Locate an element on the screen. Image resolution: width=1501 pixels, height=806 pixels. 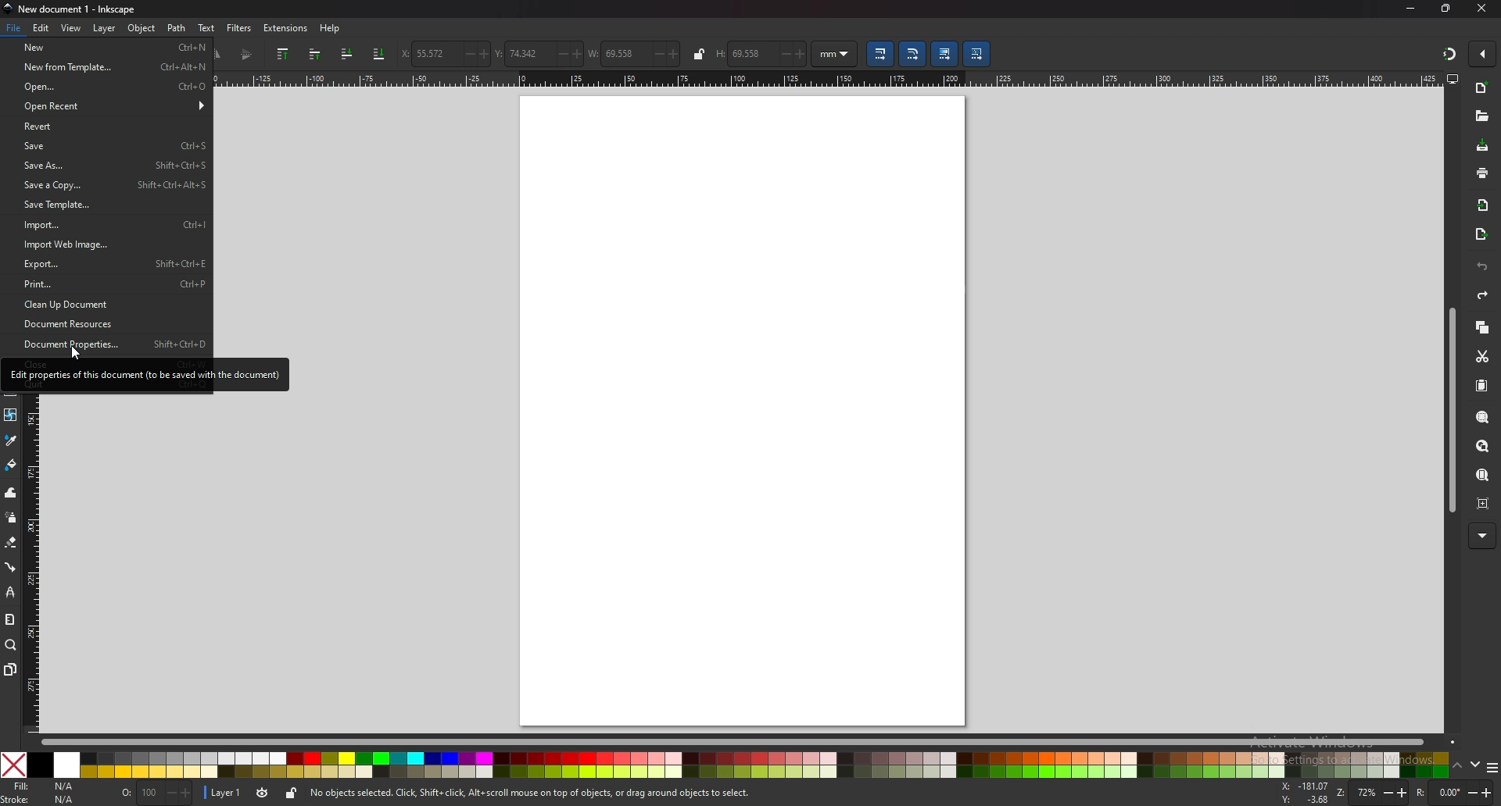
No objects selected. Click, Shift+ click, Alt scroll mouse on top of objects, or drag around objects to select, is located at coordinates (546, 793).